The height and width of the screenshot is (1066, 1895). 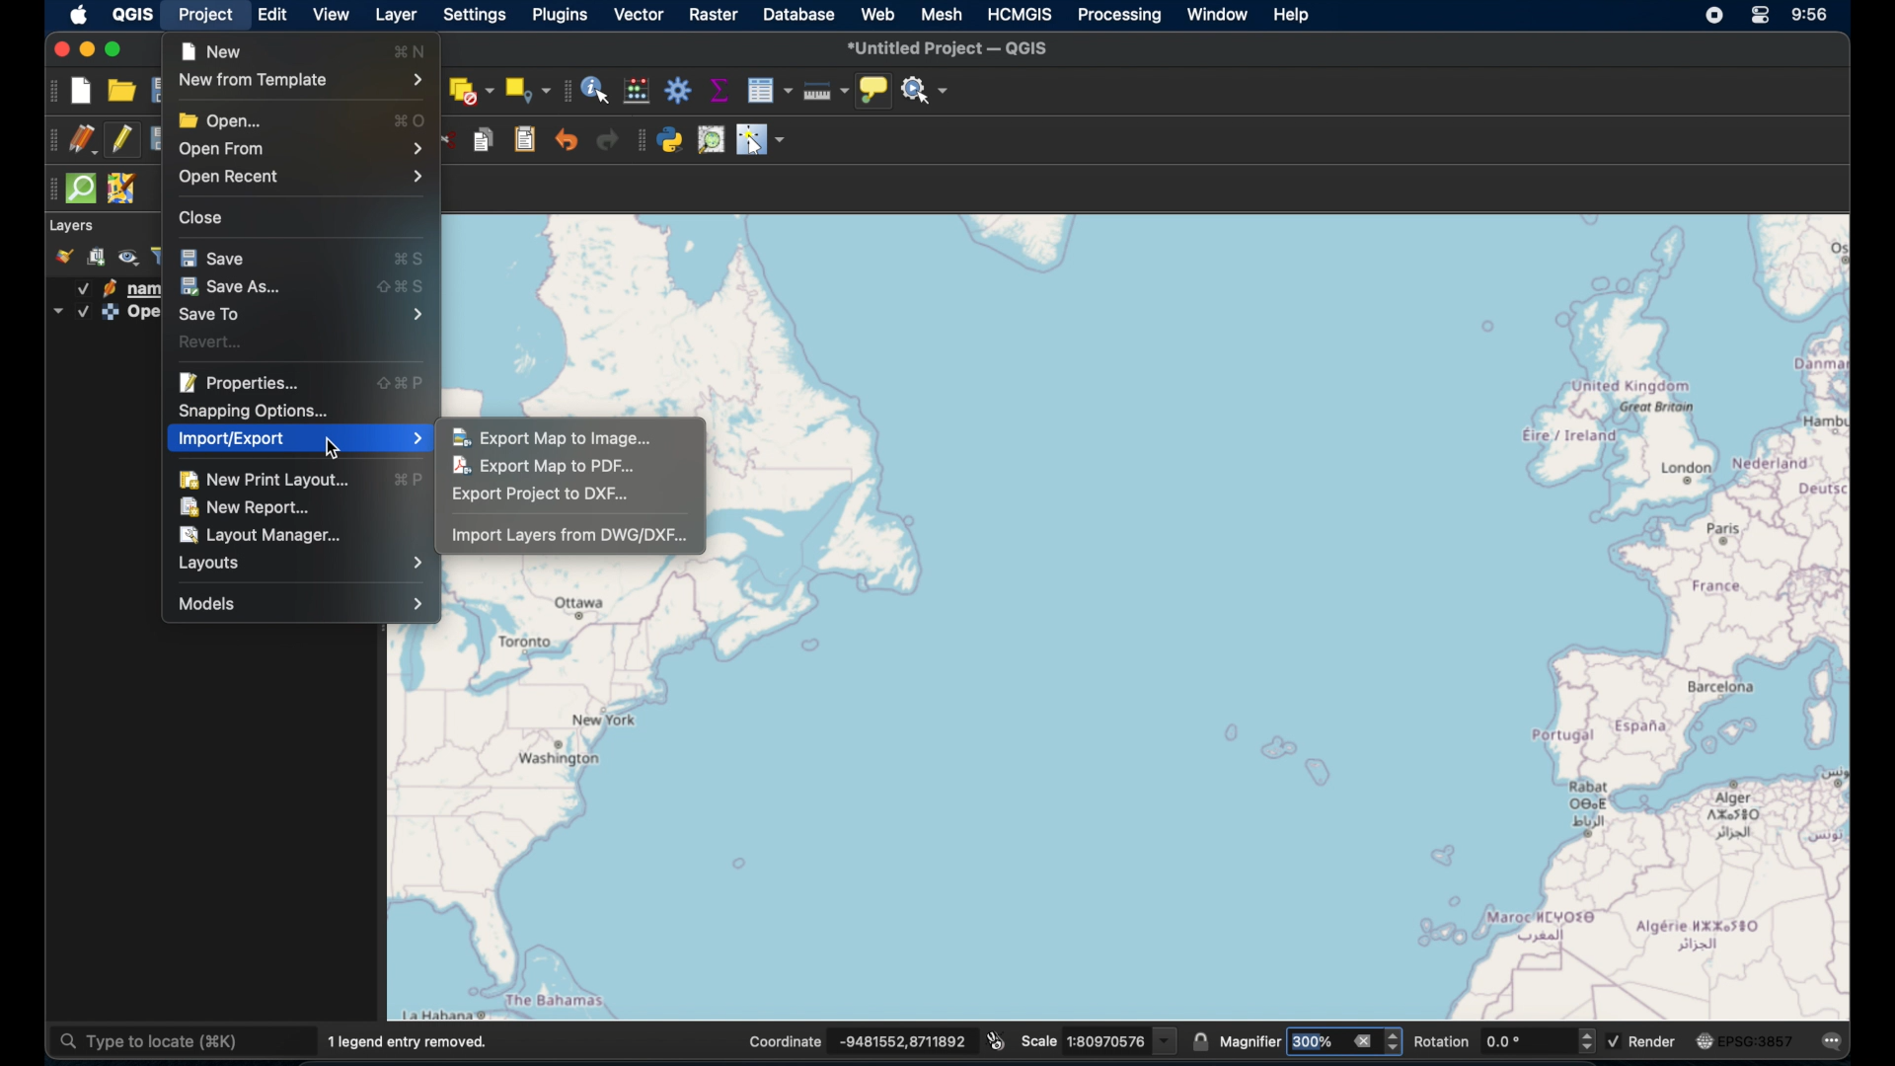 What do you see at coordinates (396, 16) in the screenshot?
I see `layer` at bounding box center [396, 16].